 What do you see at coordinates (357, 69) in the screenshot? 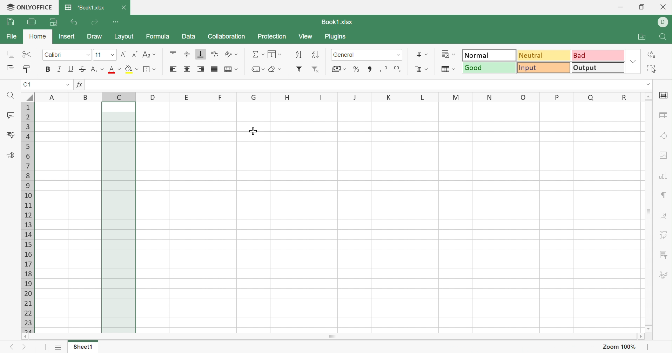
I see `Percentage style` at bounding box center [357, 69].